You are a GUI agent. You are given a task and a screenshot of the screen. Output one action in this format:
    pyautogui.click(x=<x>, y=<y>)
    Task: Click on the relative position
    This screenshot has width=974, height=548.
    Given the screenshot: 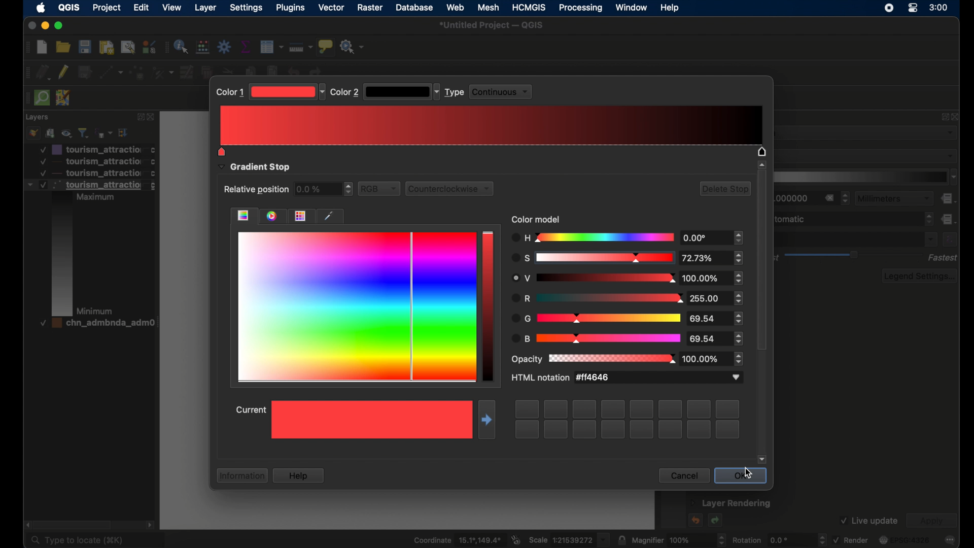 What is the action you would take?
    pyautogui.click(x=255, y=190)
    